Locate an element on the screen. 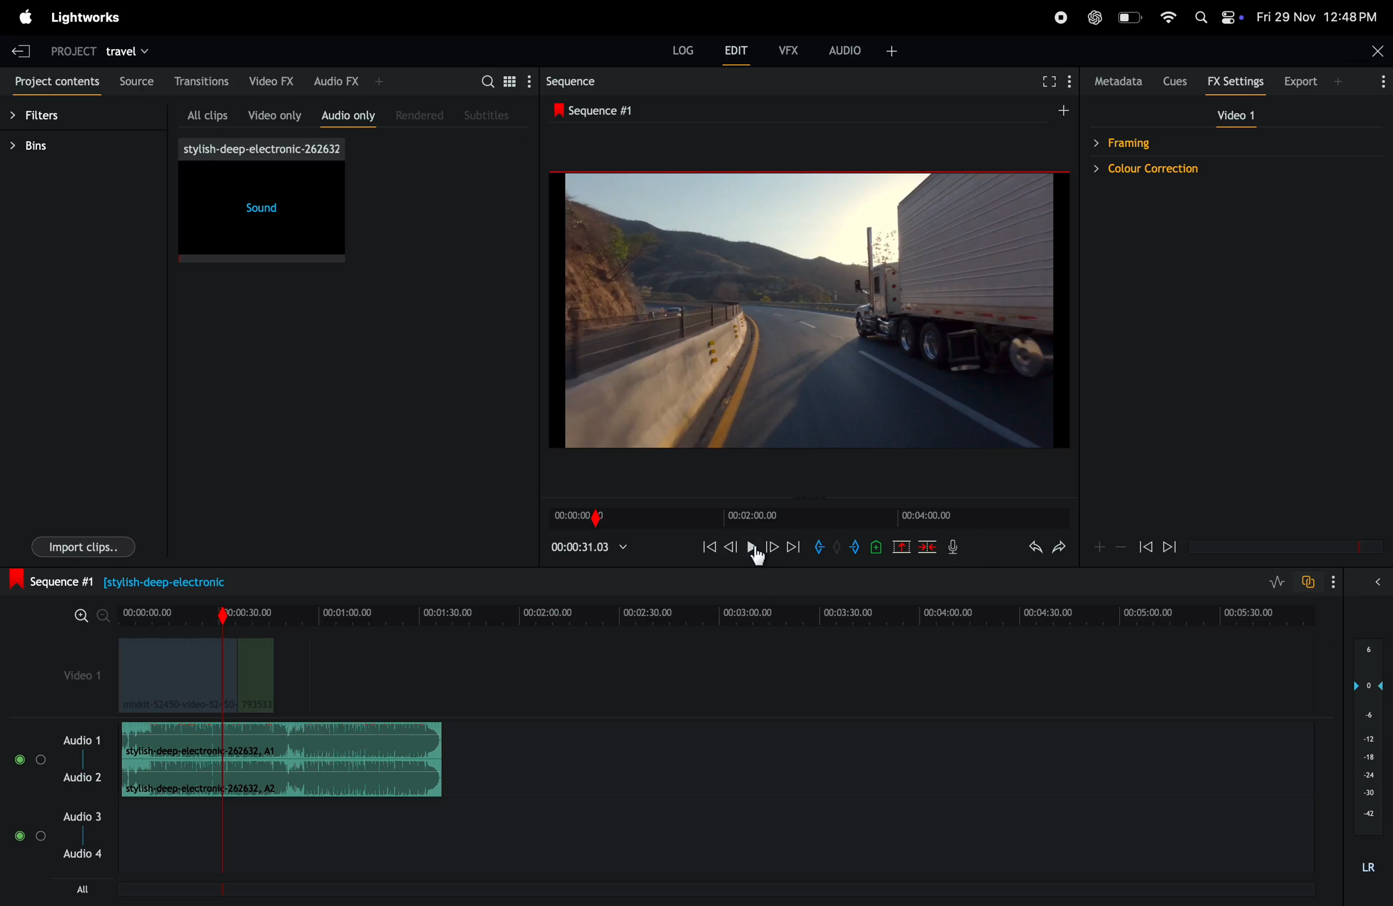 Image resolution: width=1393 pixels, height=906 pixels. record is located at coordinates (1061, 17).